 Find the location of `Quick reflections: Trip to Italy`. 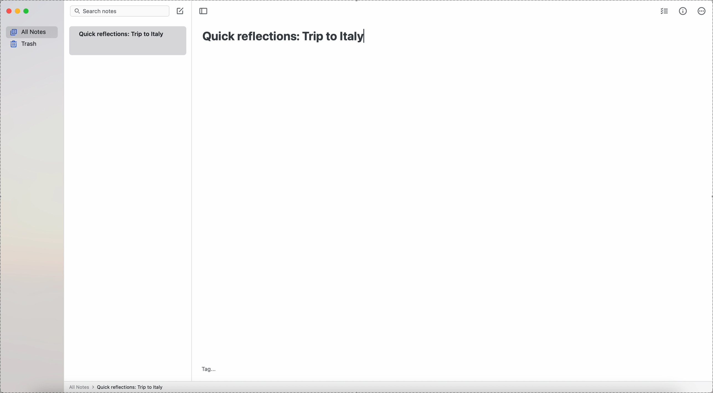

Quick reflections: Trip to Italy is located at coordinates (286, 37).